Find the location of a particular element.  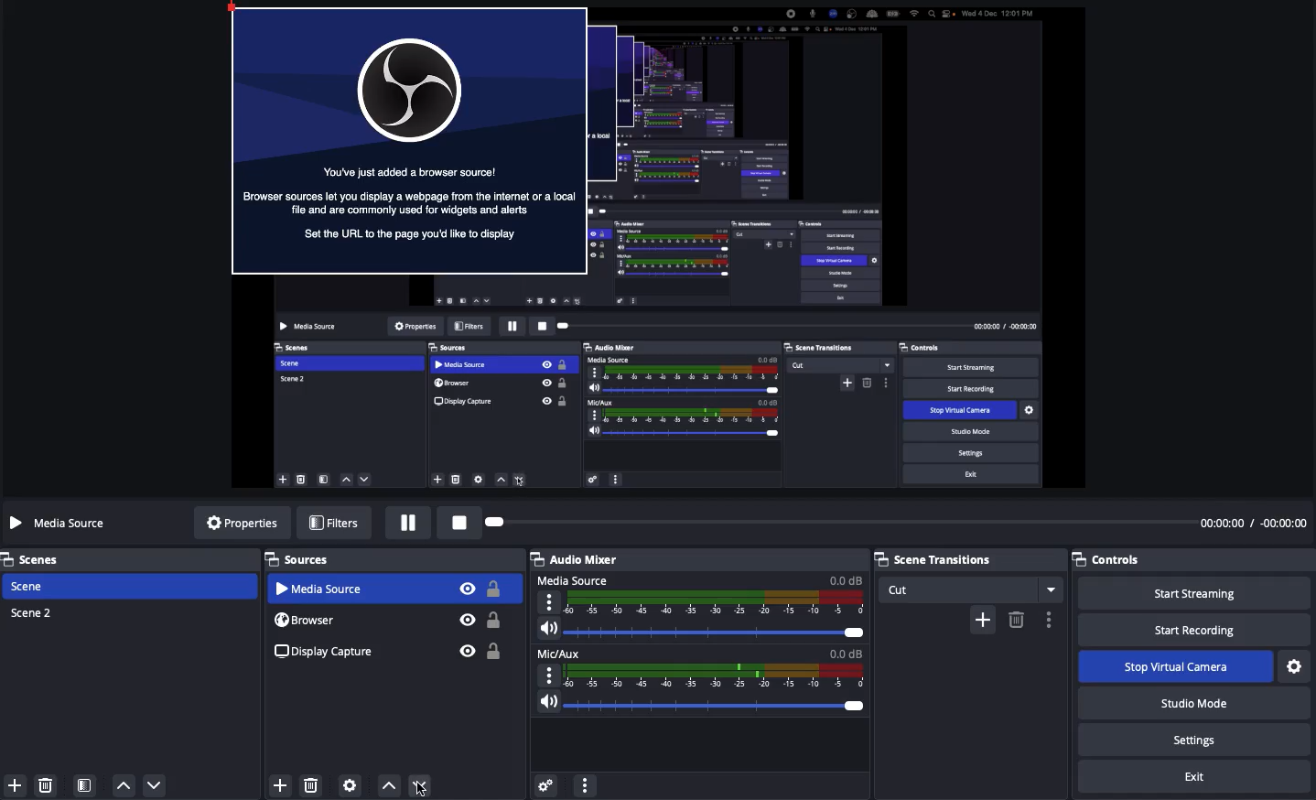

Advanced audio preferences  is located at coordinates (548, 787).